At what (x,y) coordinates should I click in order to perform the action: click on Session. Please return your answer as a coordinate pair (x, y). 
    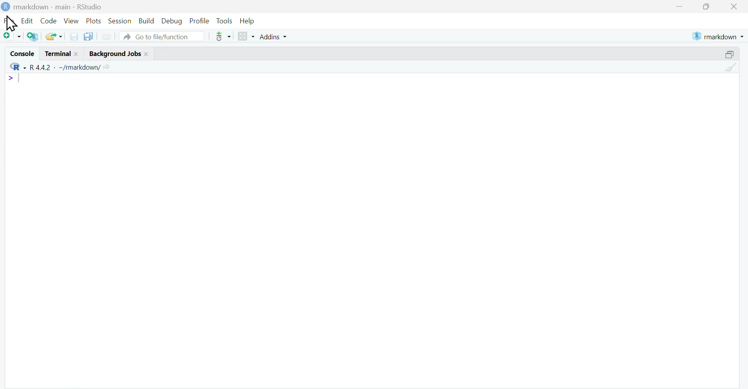
    Looking at the image, I should click on (120, 21).